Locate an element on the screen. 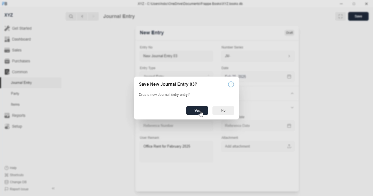  minimize is located at coordinates (342, 4).